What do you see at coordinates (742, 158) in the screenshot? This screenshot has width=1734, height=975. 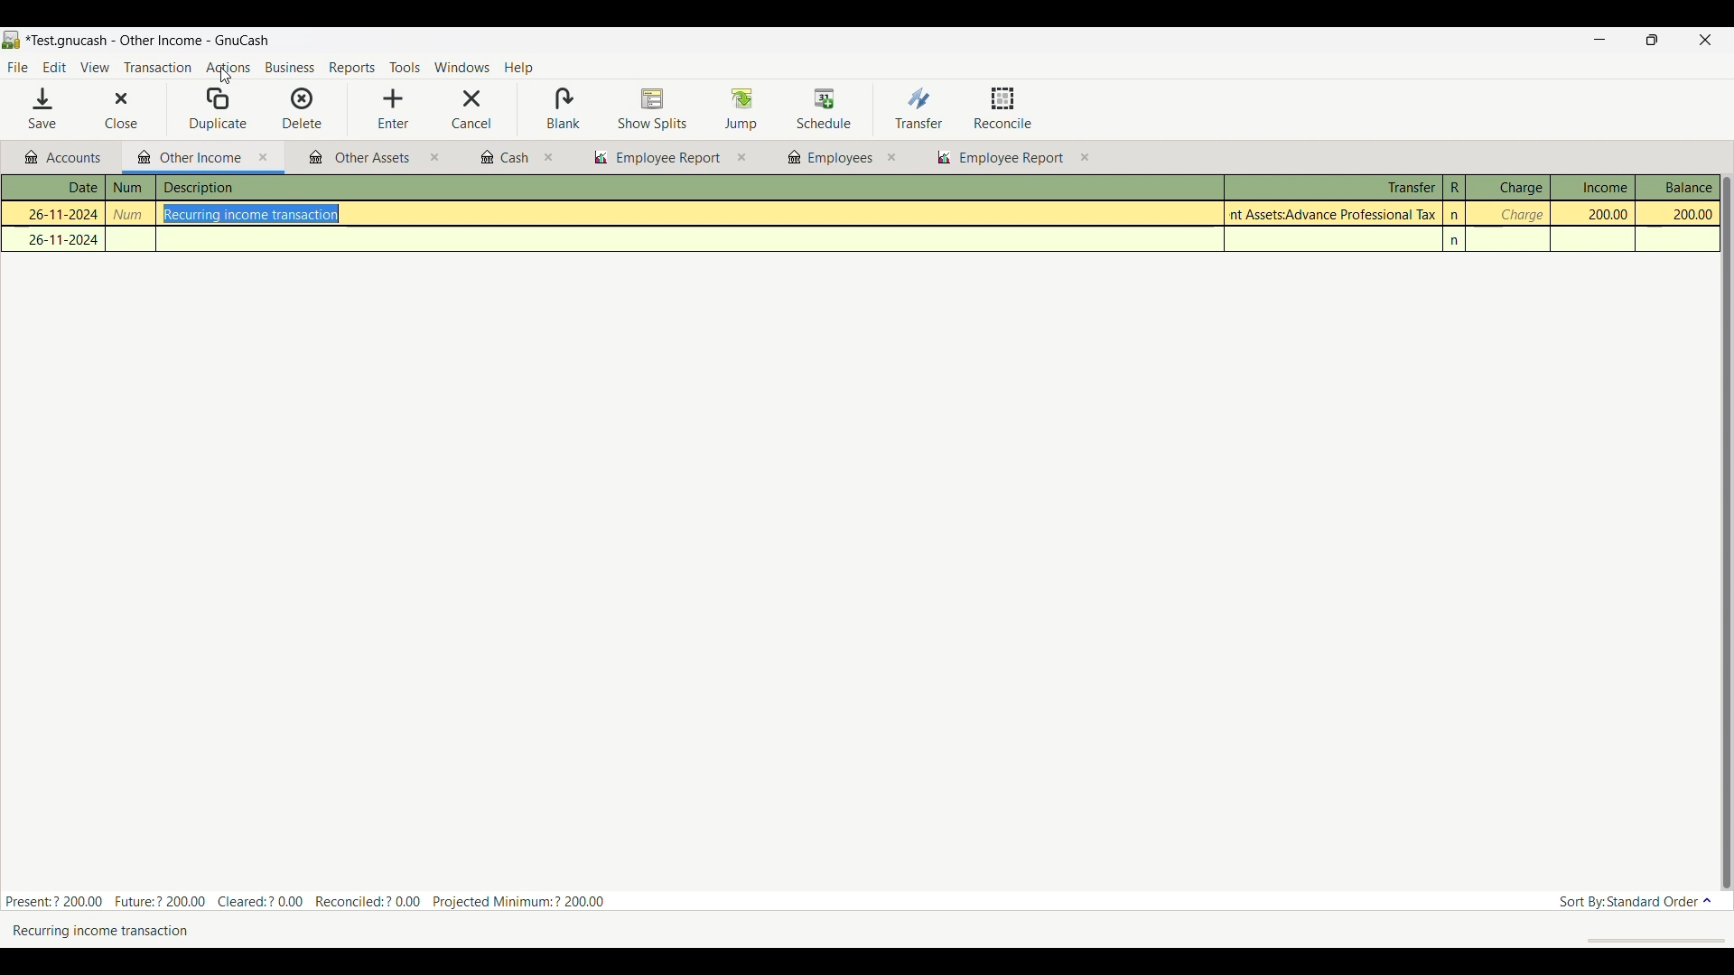 I see `close` at bounding box center [742, 158].